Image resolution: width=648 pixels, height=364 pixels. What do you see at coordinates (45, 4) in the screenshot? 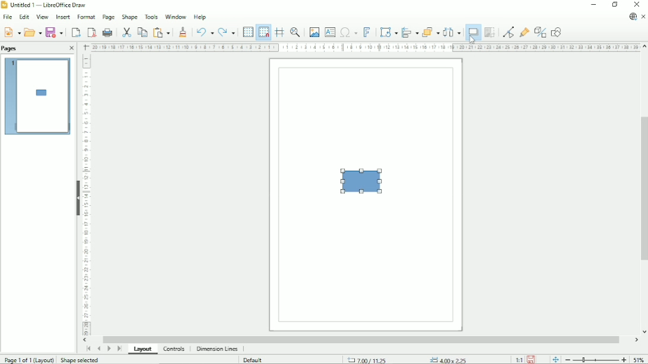
I see `Untitled 1 - LibreOfficeDraw` at bounding box center [45, 4].